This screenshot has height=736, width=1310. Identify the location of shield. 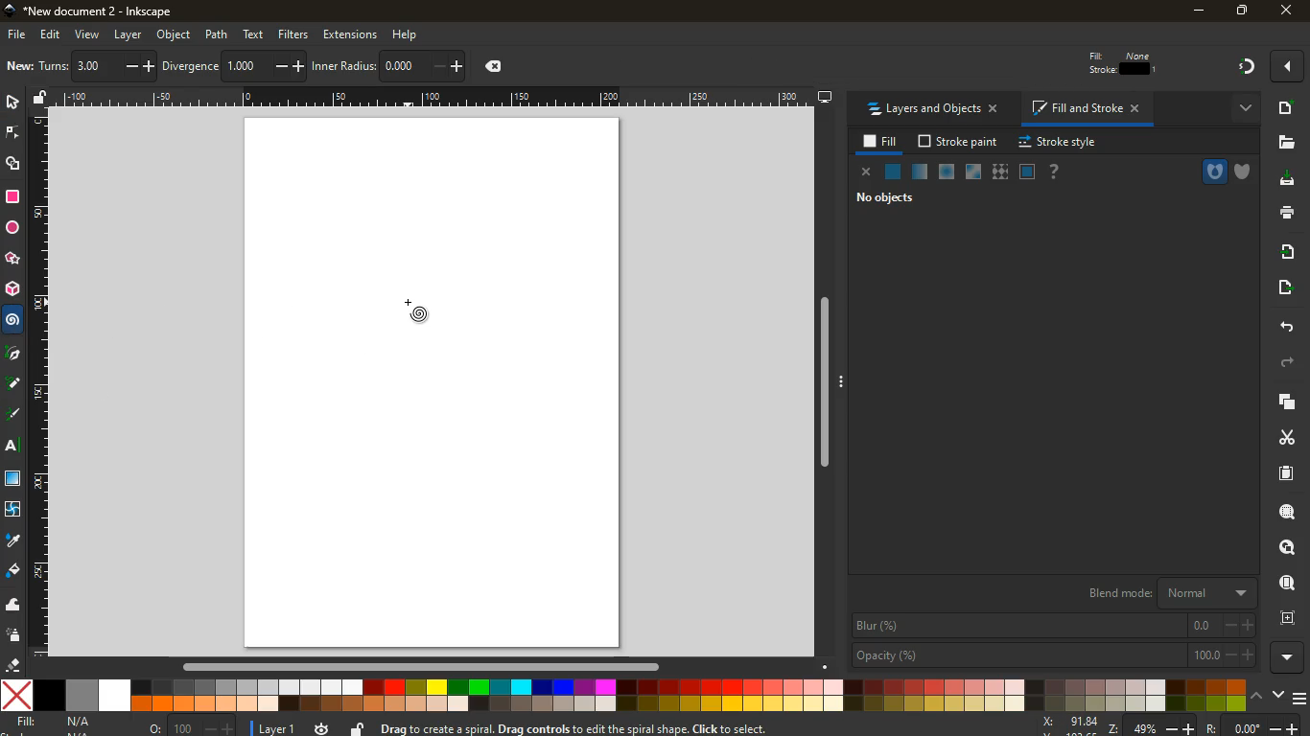
(1246, 172).